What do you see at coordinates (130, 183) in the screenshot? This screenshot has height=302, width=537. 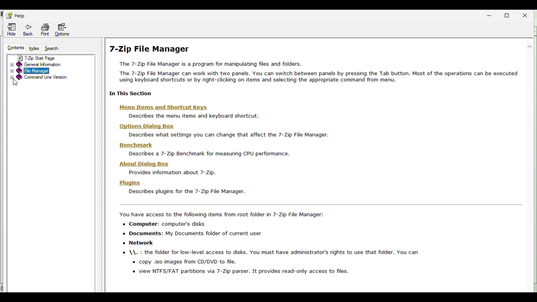 I see `Plugins` at bounding box center [130, 183].